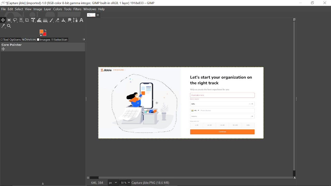 The width and height of the screenshot is (331, 186). Describe the element at coordinates (9, 26) in the screenshot. I see `Zoom tool` at that location.